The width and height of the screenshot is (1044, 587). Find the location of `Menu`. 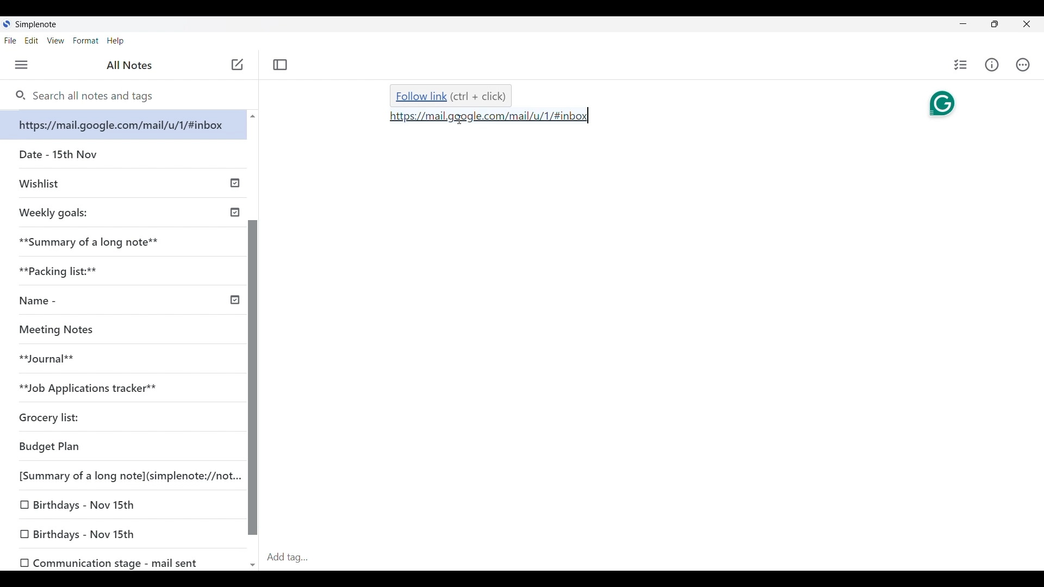

Menu is located at coordinates (22, 65).